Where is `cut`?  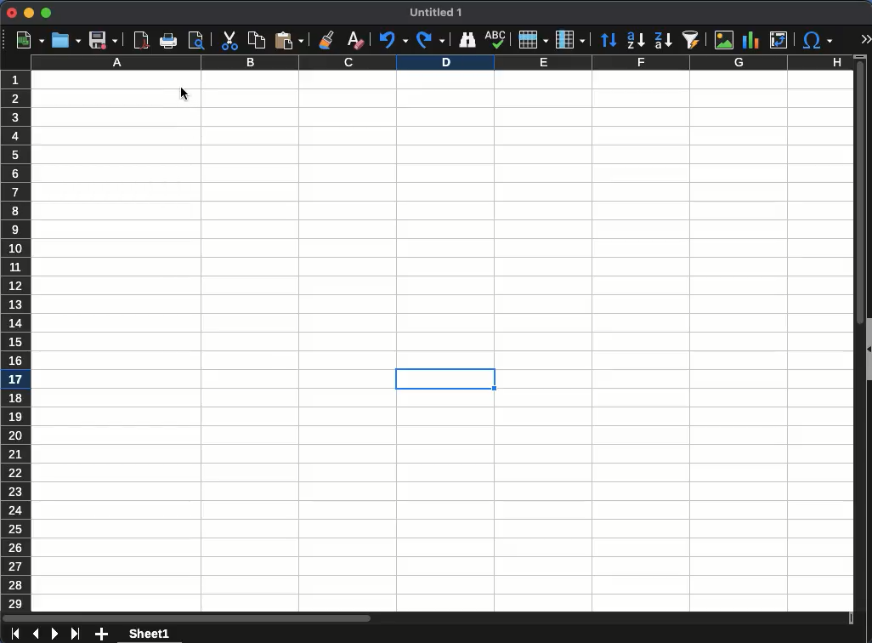 cut is located at coordinates (229, 41).